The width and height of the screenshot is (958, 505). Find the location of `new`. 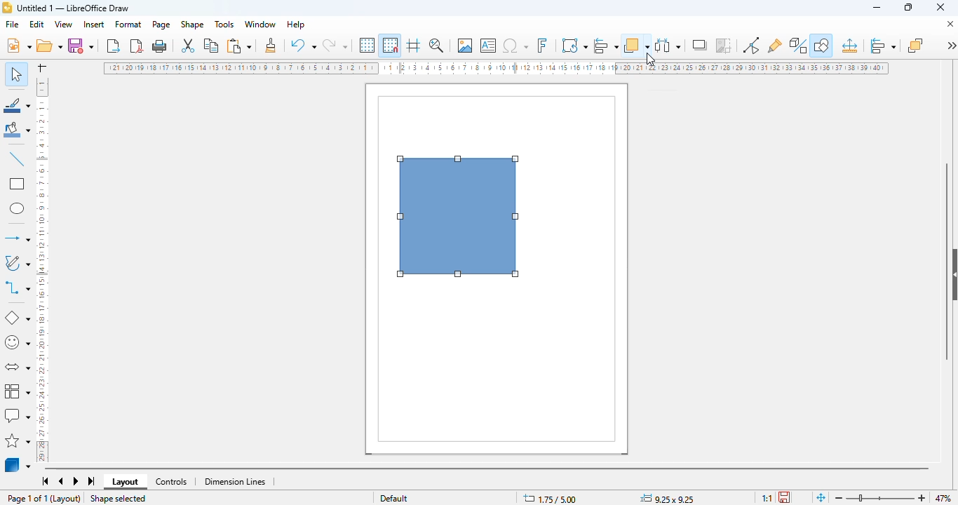

new is located at coordinates (18, 45).